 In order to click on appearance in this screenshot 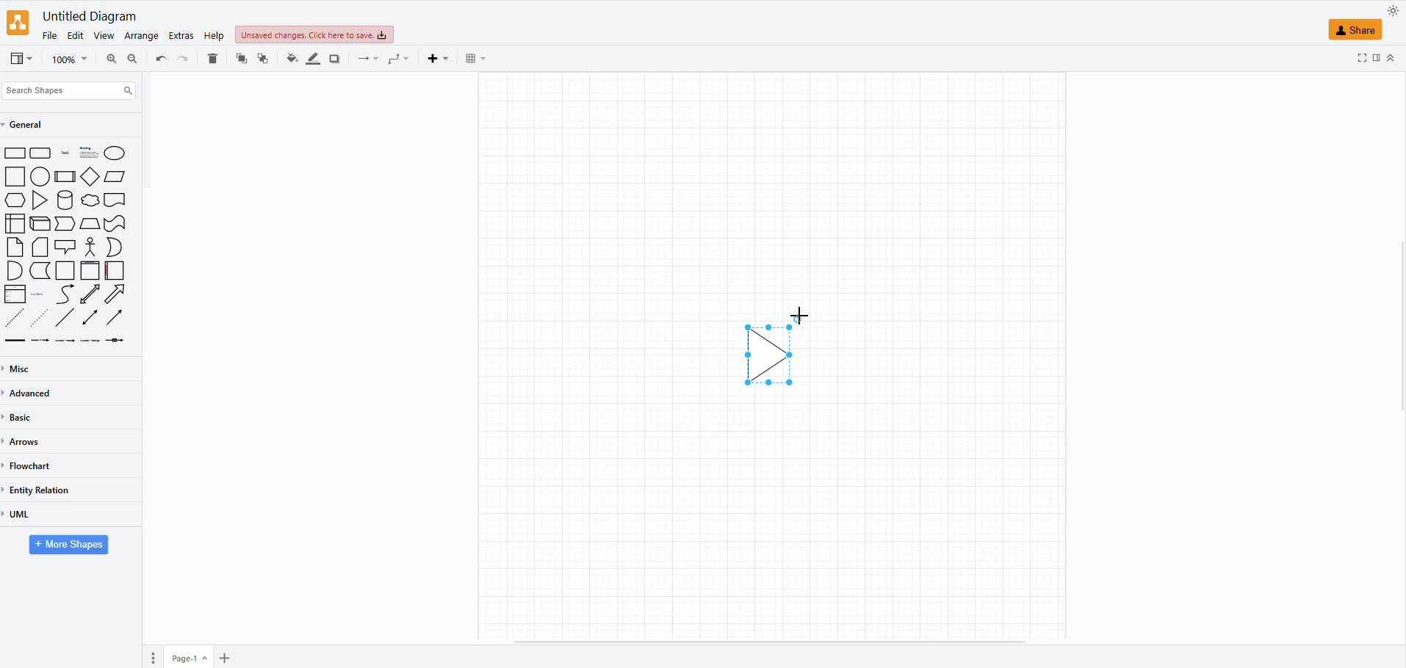, I will do `click(1391, 11)`.